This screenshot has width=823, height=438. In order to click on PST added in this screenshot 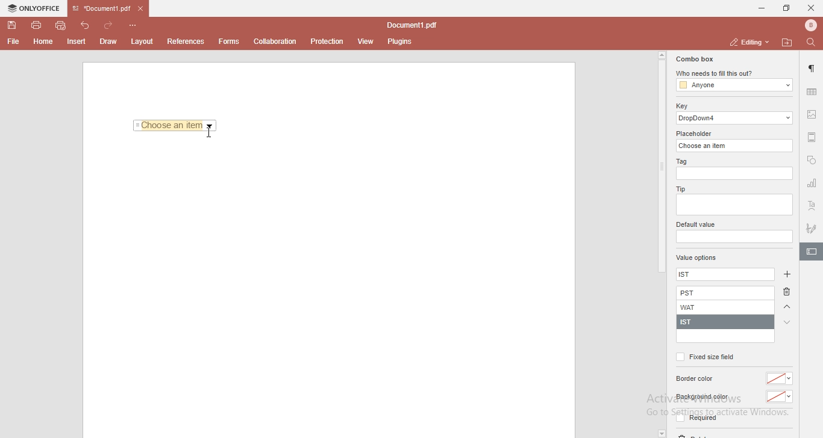, I will do `click(728, 294)`.